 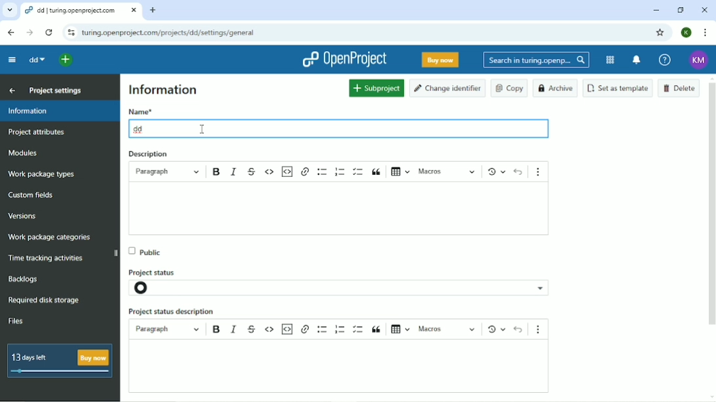 I want to click on Delete, so click(x=679, y=88).